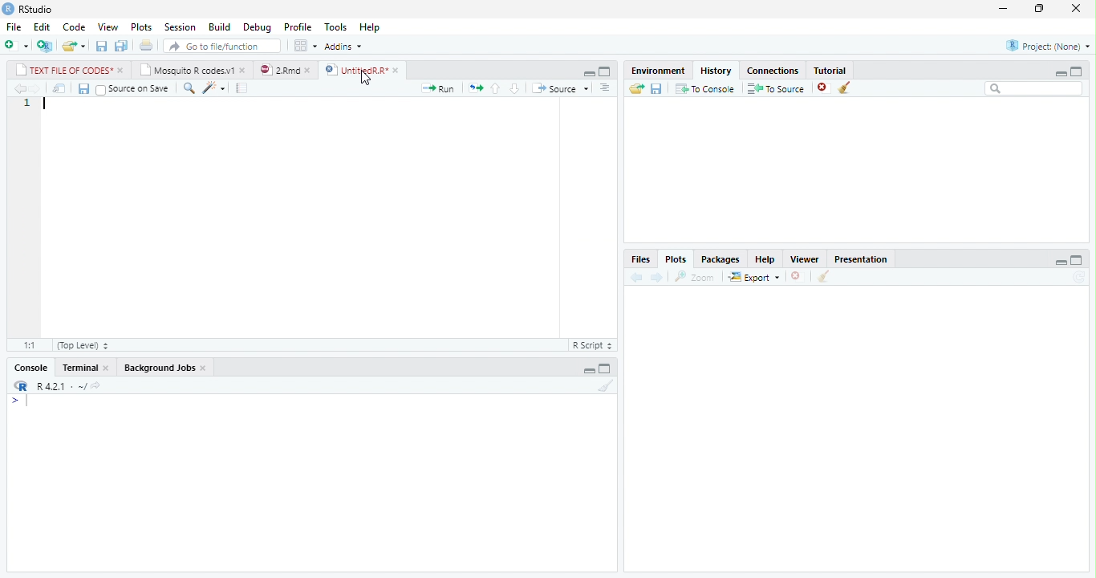  Describe the element at coordinates (74, 46) in the screenshot. I see `open file` at that location.